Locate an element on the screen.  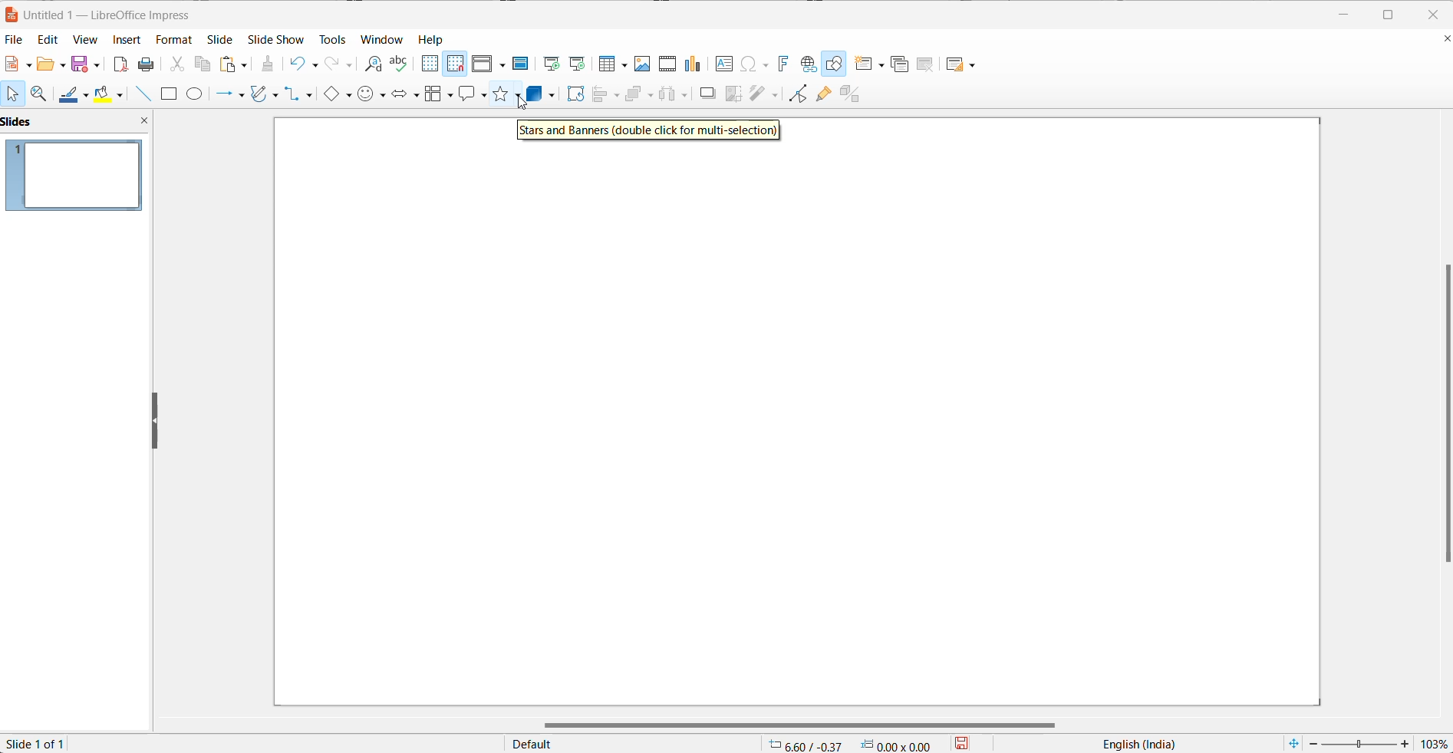
arrange is located at coordinates (638, 94).